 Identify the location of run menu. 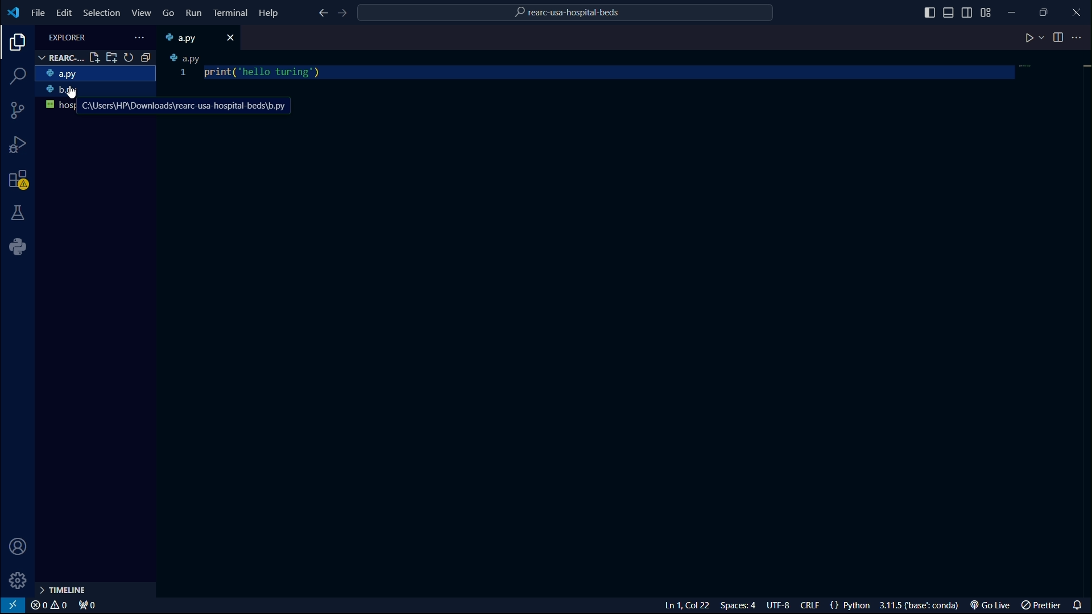
(194, 13).